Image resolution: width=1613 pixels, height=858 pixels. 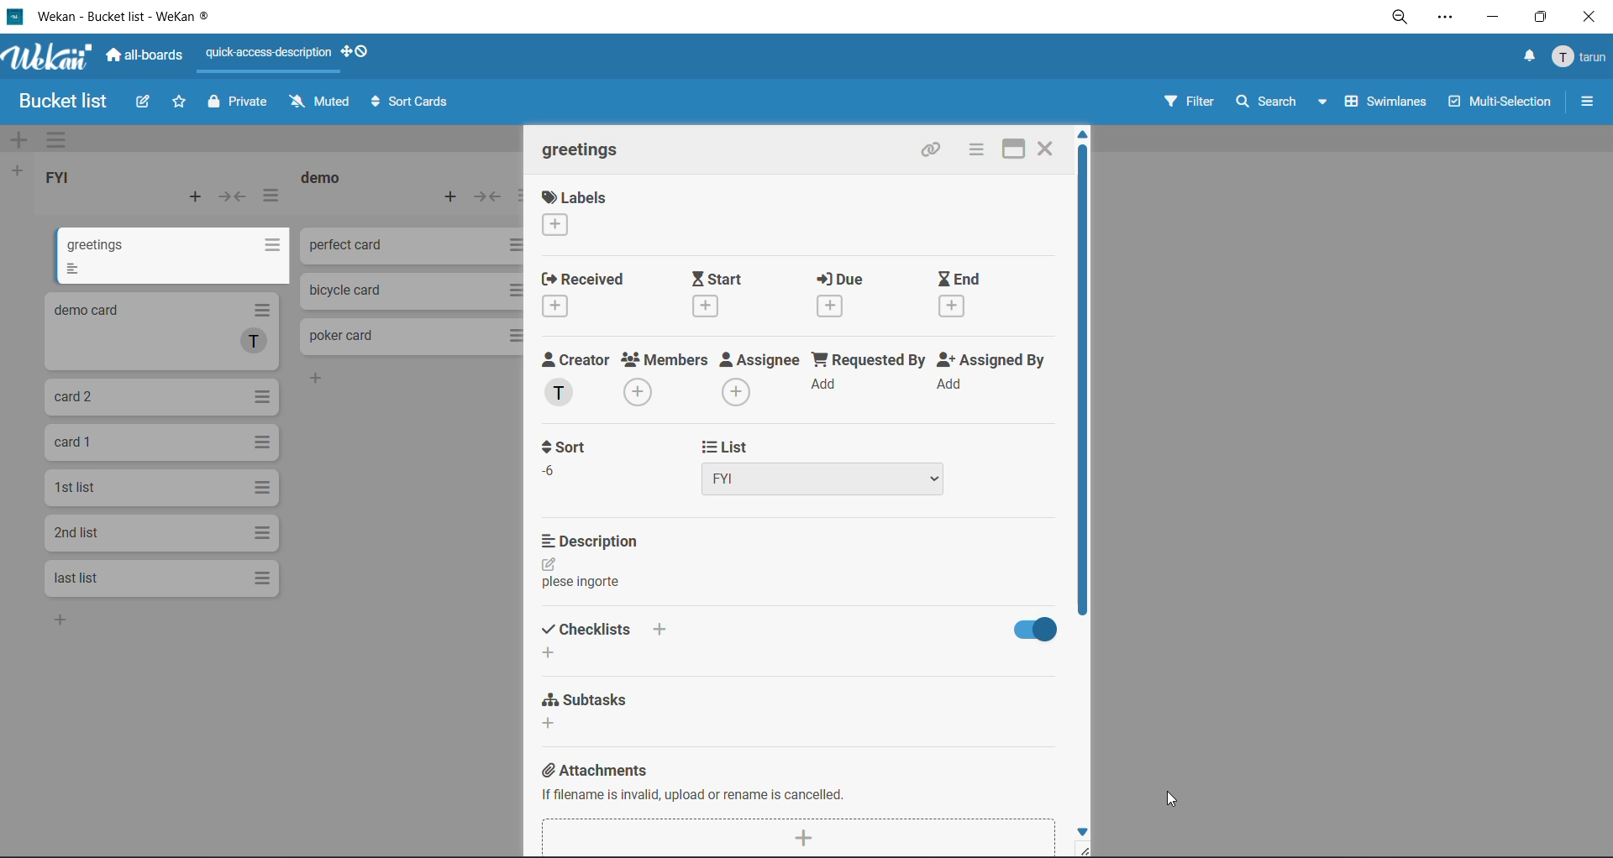 I want to click on requested by, so click(x=867, y=377).